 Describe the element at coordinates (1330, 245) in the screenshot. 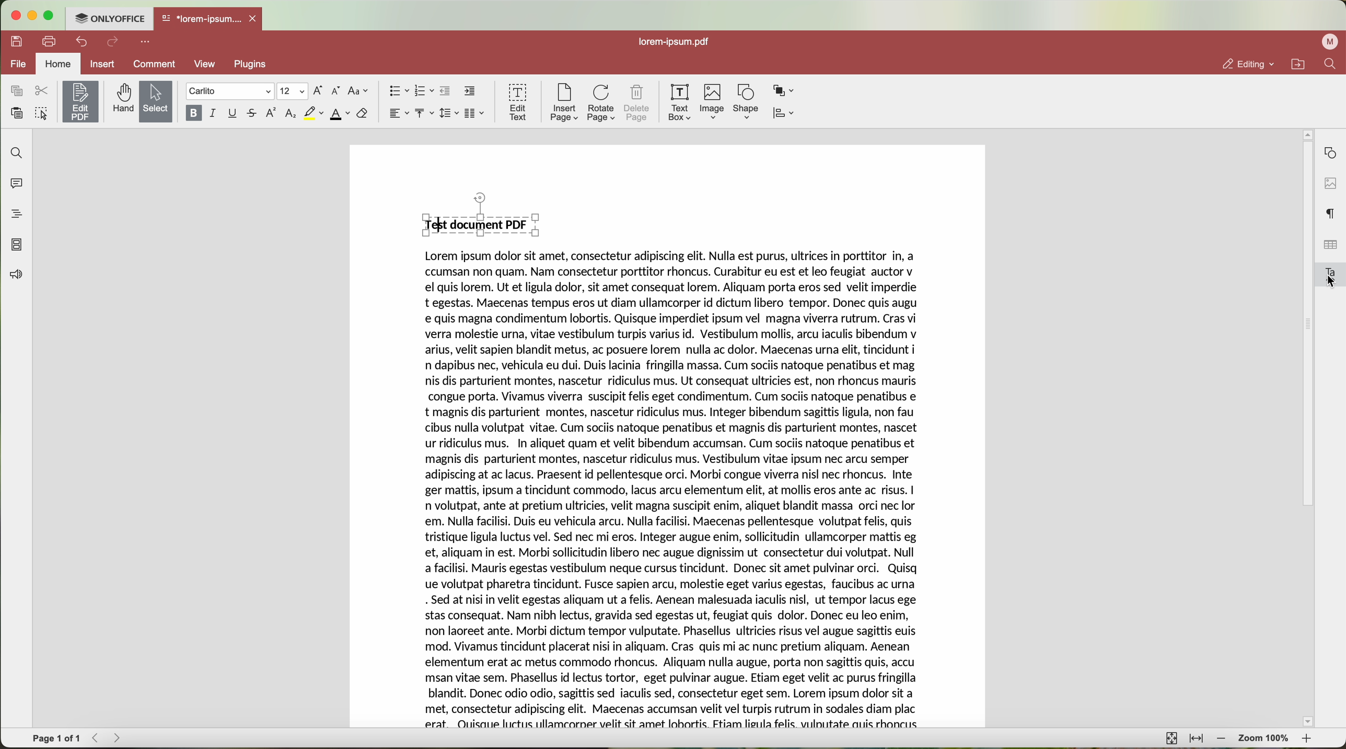

I see `table settings` at that location.